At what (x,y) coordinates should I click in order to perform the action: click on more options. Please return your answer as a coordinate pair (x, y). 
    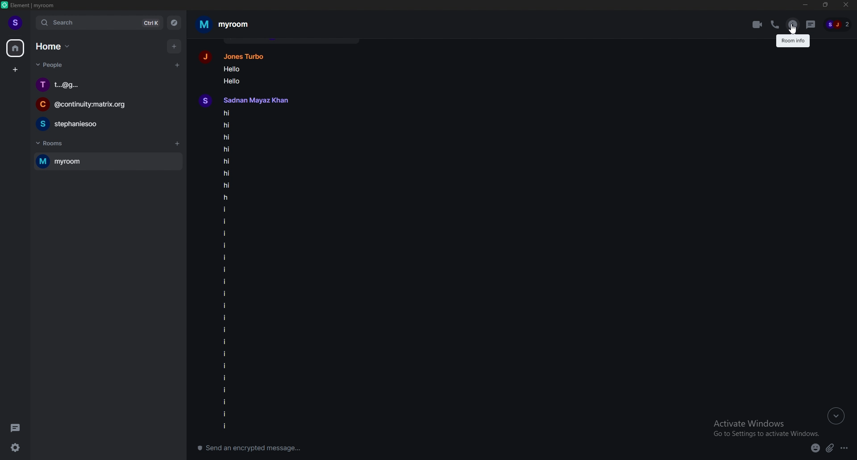
    Looking at the image, I should click on (846, 448).